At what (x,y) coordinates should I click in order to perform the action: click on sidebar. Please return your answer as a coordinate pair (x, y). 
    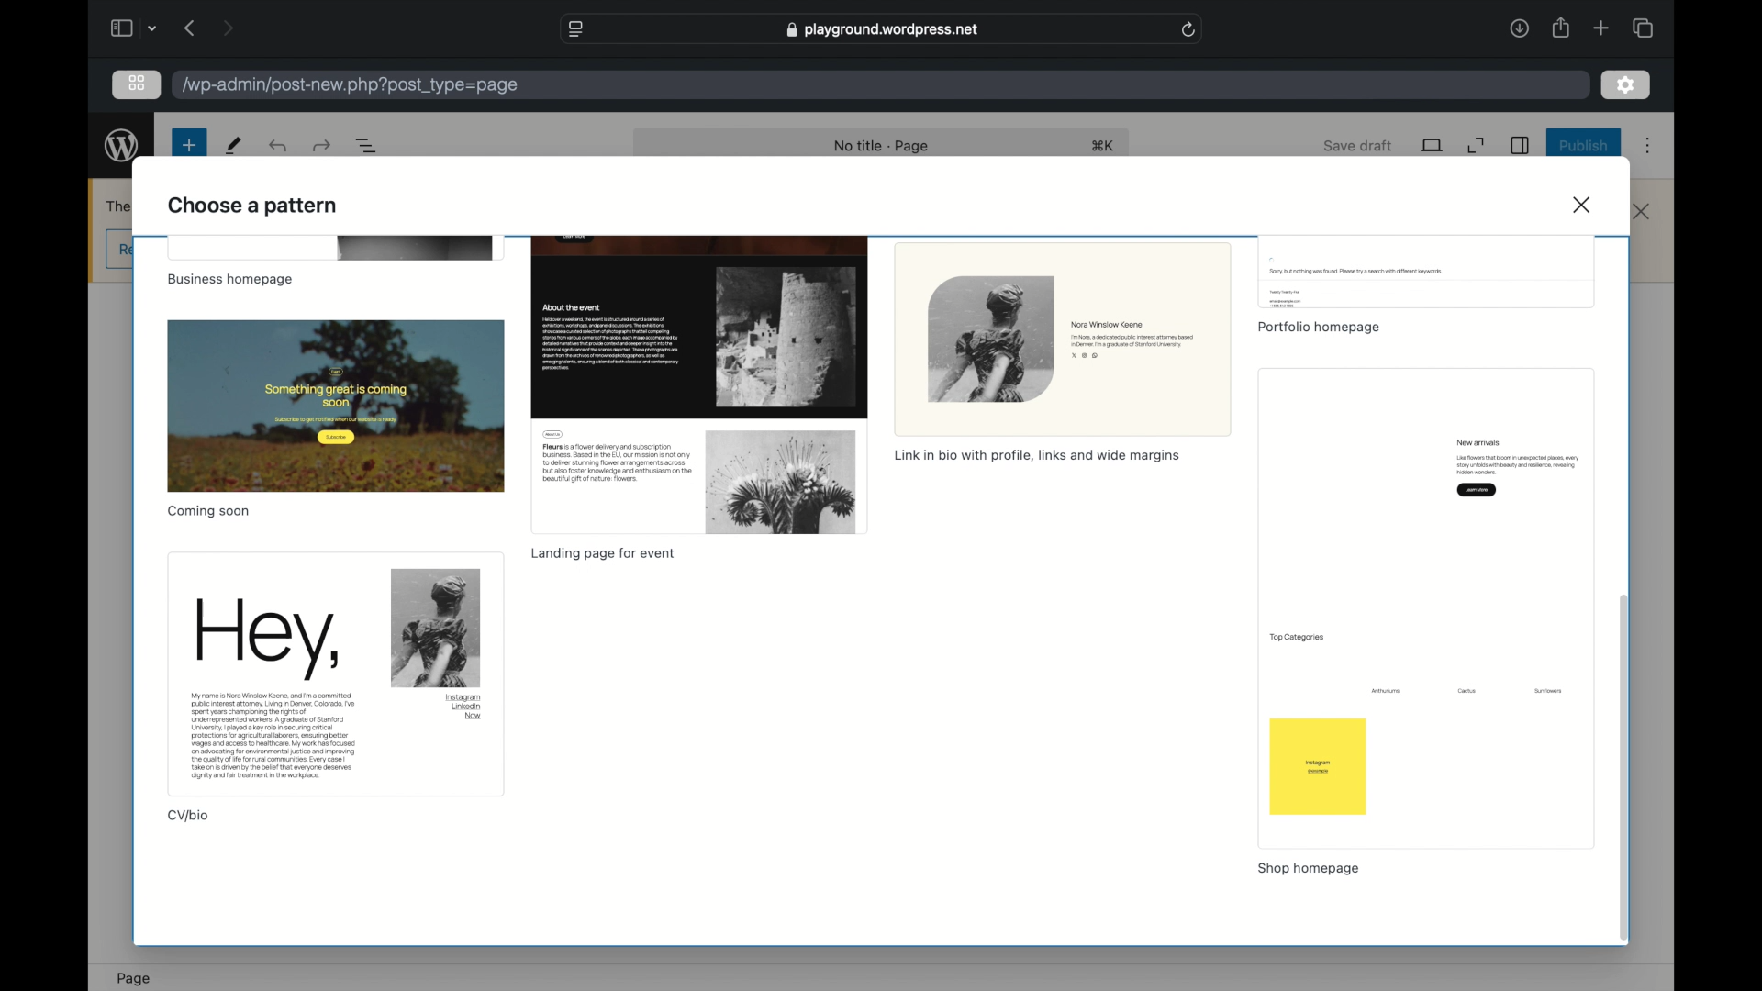
    Looking at the image, I should click on (120, 28).